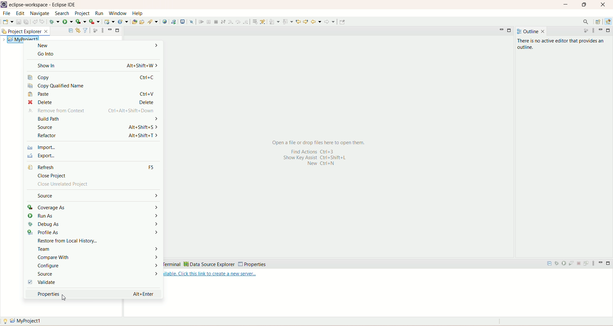 Image resolution: width=613 pixels, height=326 pixels. I want to click on run as, so click(93, 215).